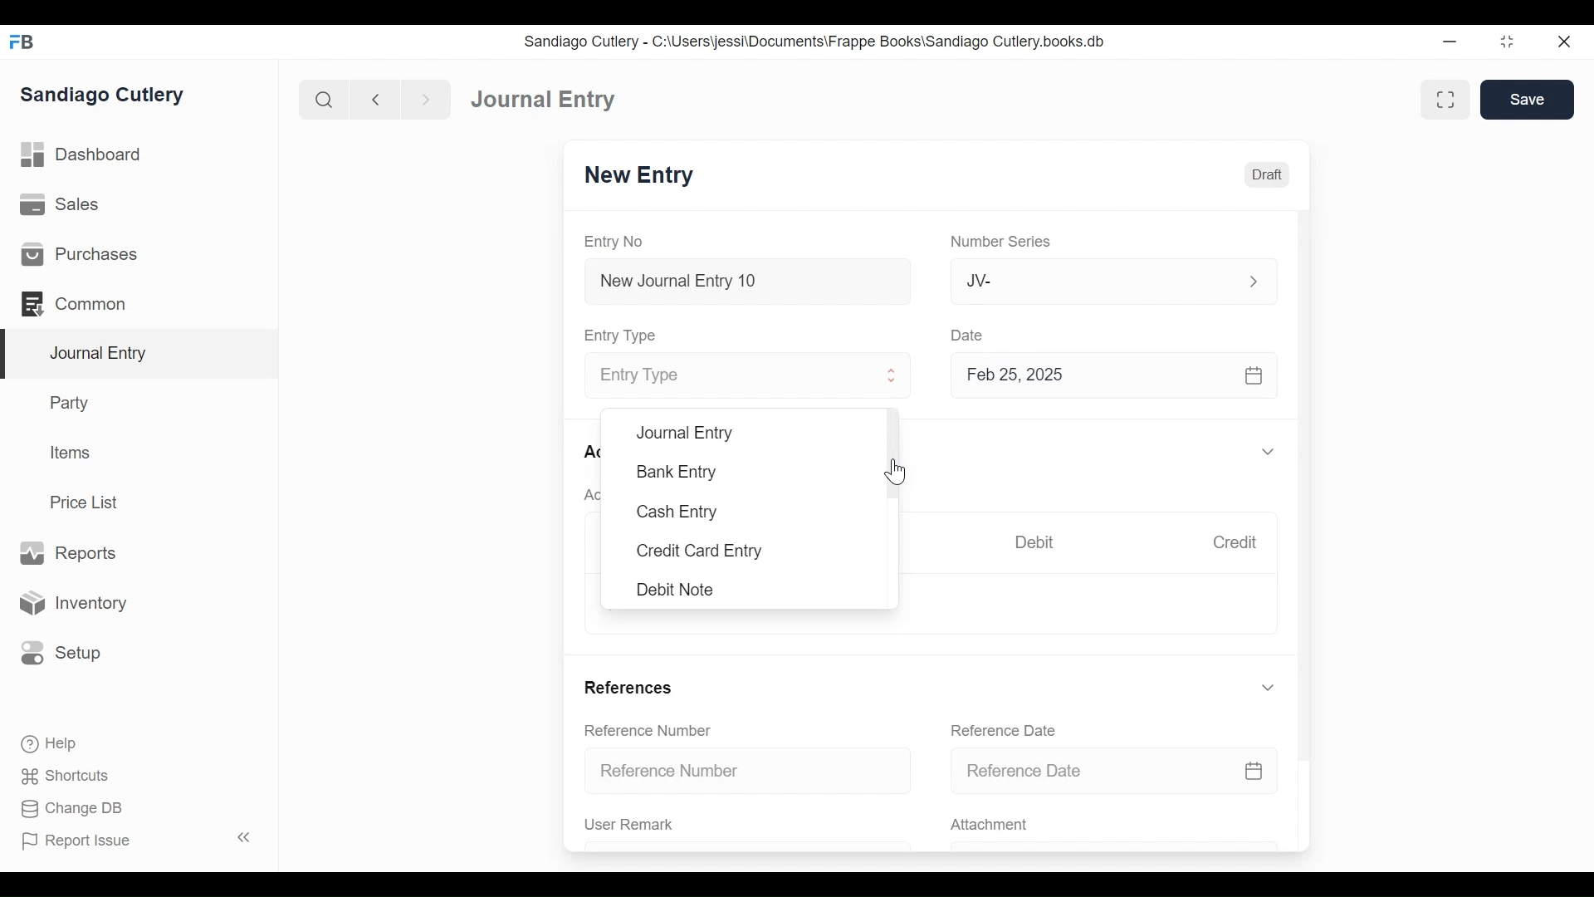 This screenshot has height=897, width=1594. I want to click on Feb 25, 2025, so click(1116, 379).